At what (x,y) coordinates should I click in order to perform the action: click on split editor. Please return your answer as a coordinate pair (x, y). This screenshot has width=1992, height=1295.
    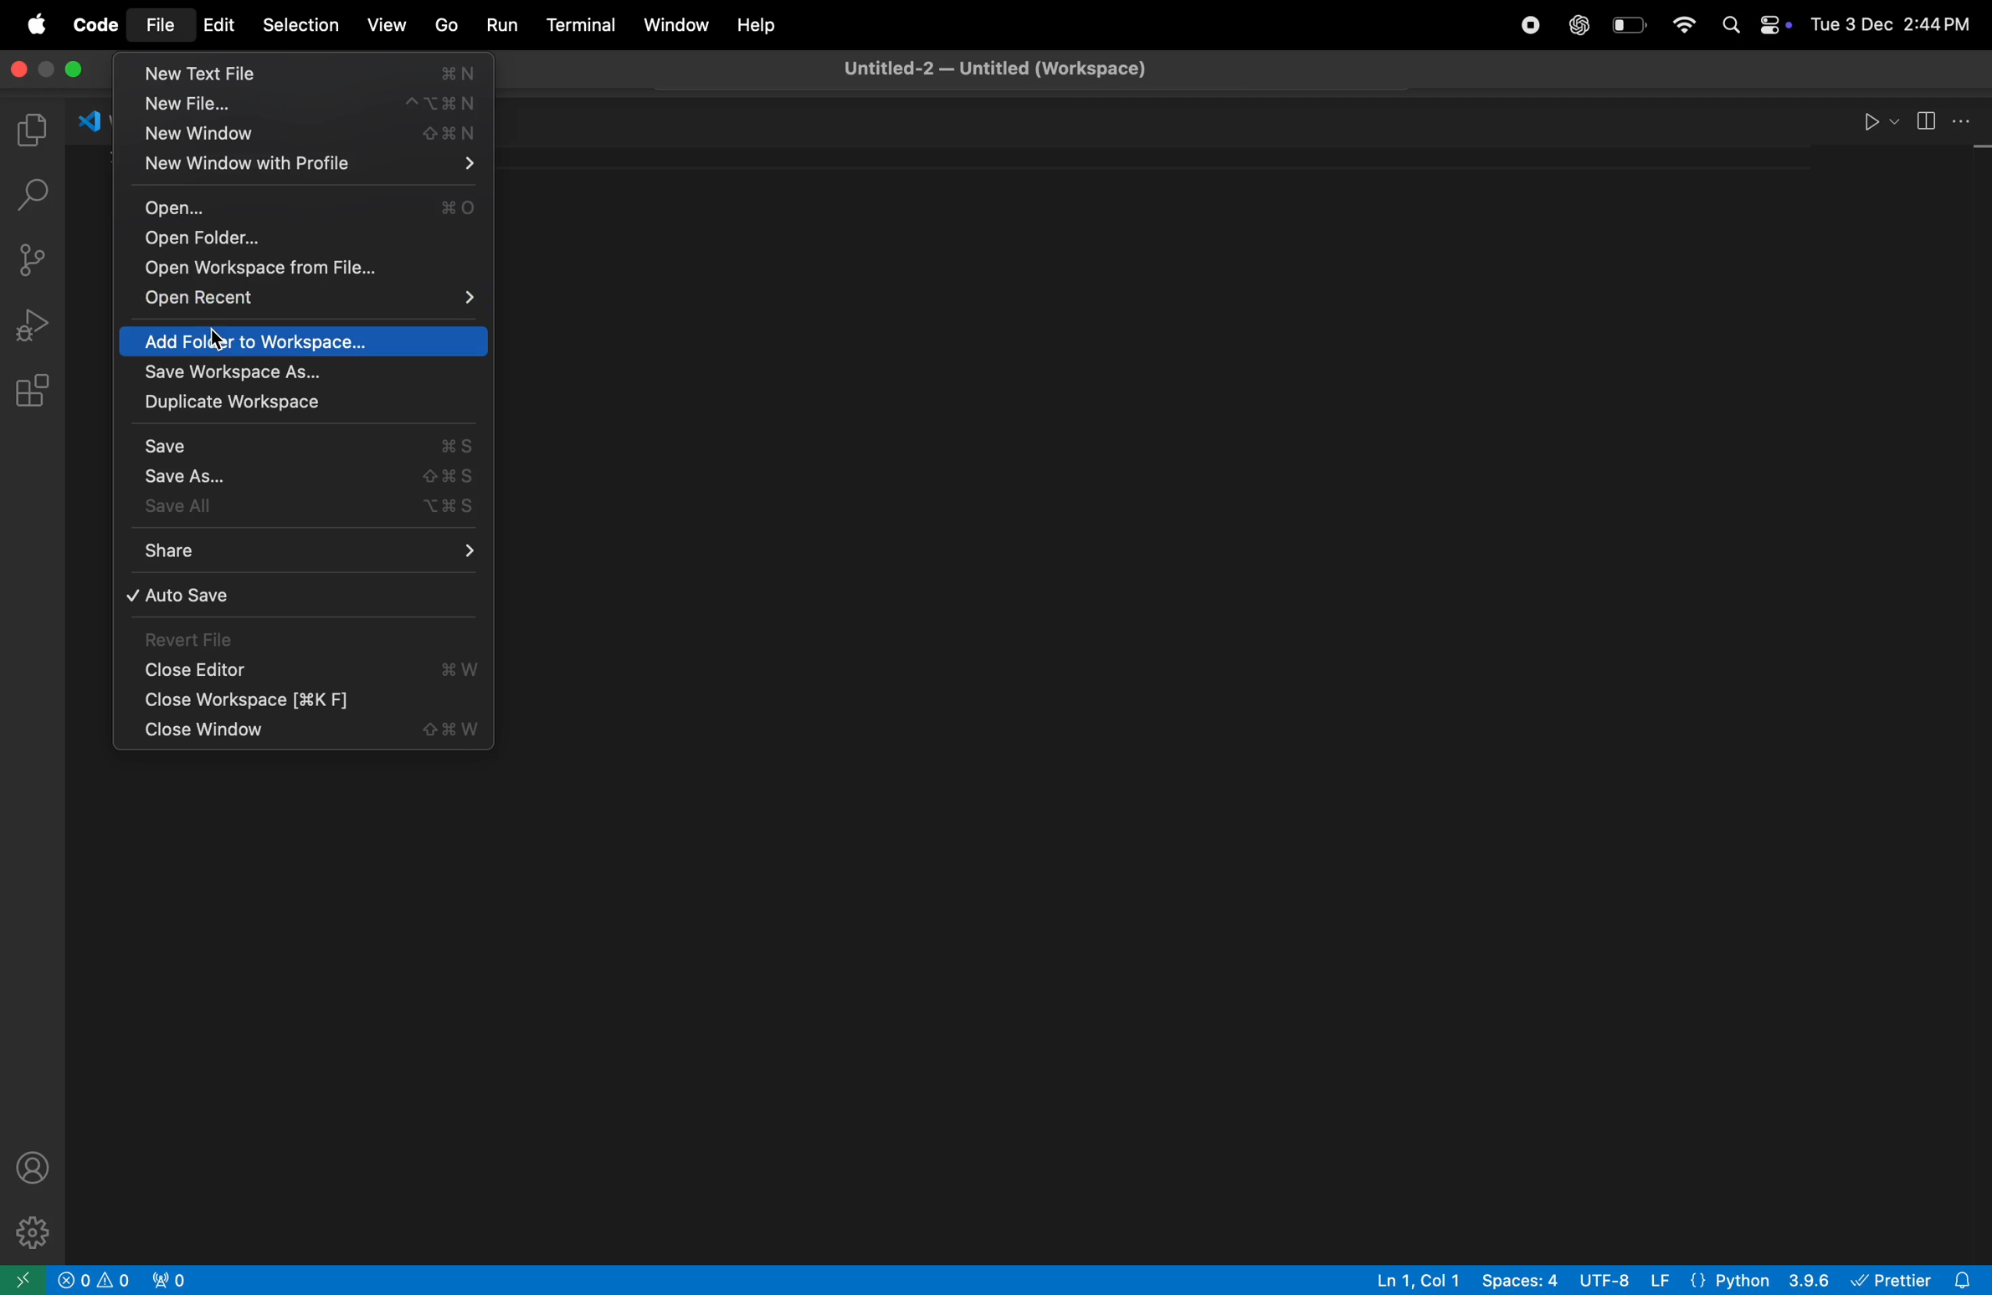
    Looking at the image, I should click on (1943, 119).